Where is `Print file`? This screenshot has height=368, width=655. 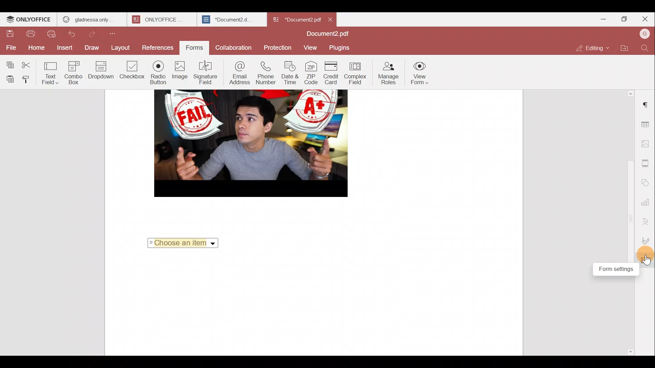 Print file is located at coordinates (31, 35).